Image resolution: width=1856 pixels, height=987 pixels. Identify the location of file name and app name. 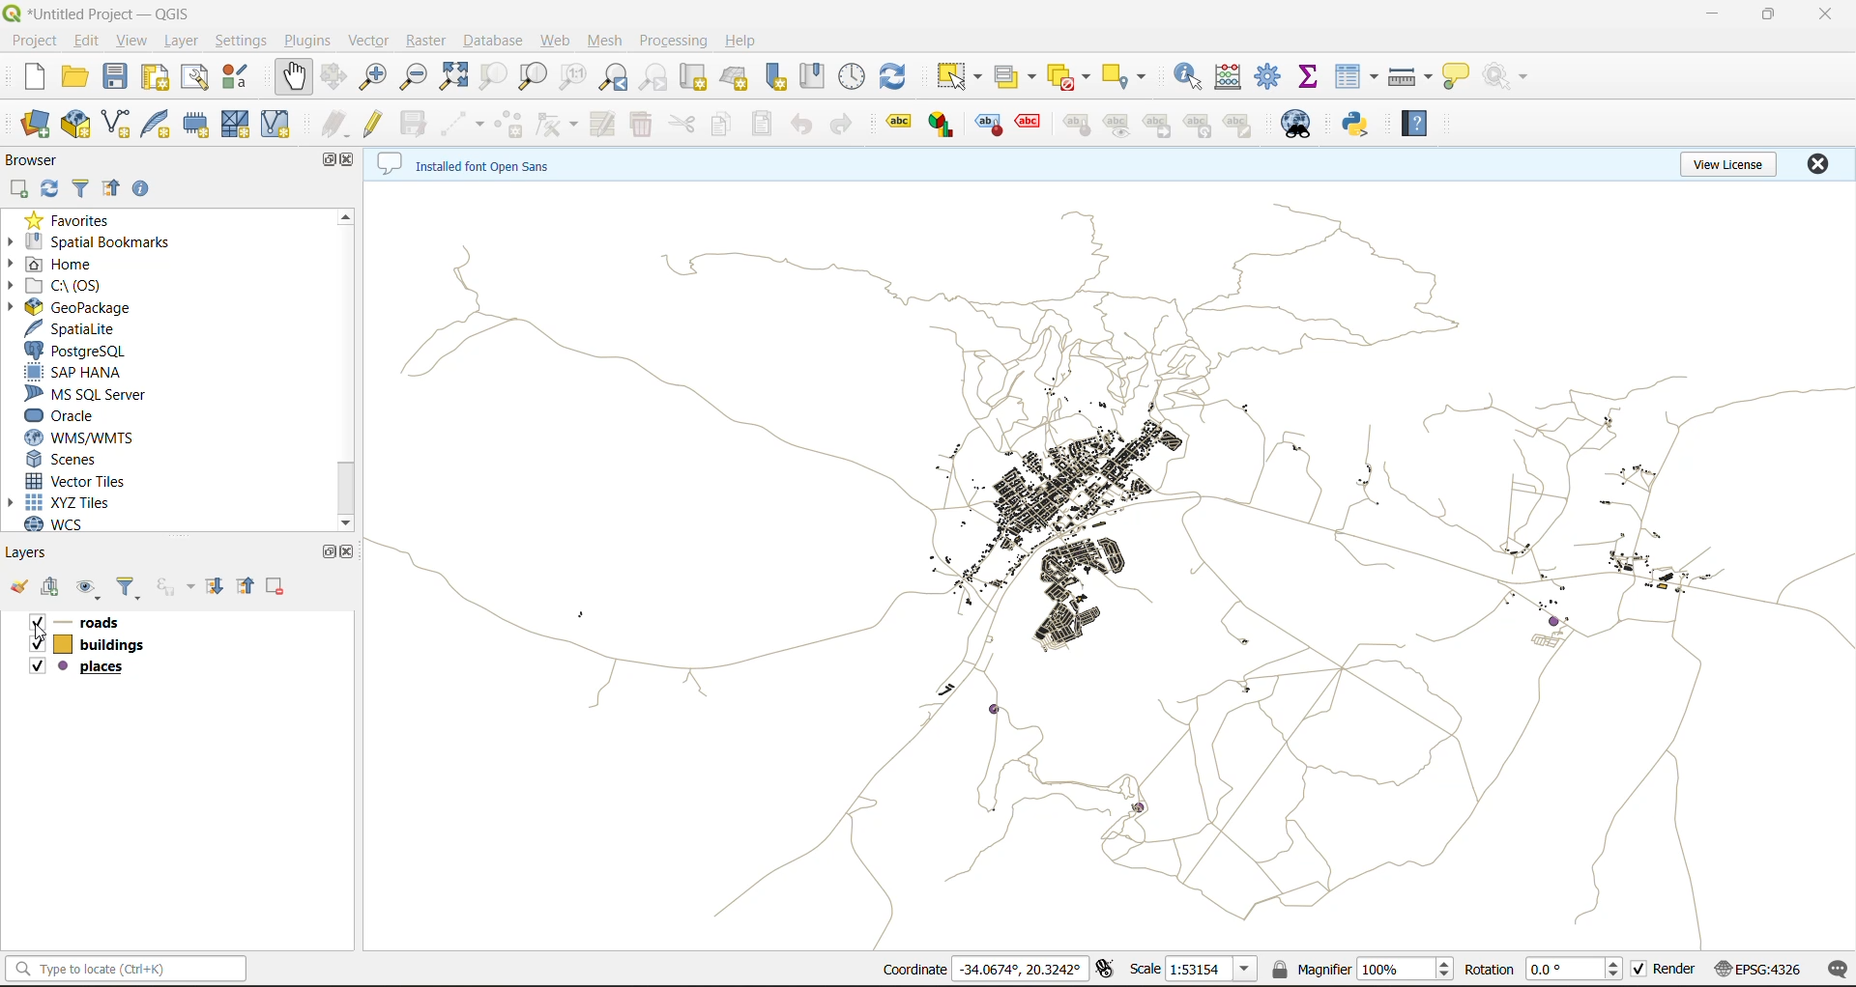
(97, 14).